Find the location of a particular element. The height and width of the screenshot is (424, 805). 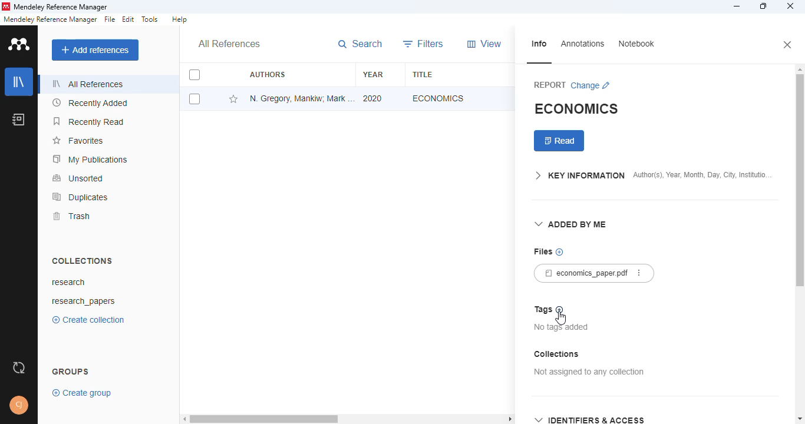

mendeley reference manager is located at coordinates (61, 6).